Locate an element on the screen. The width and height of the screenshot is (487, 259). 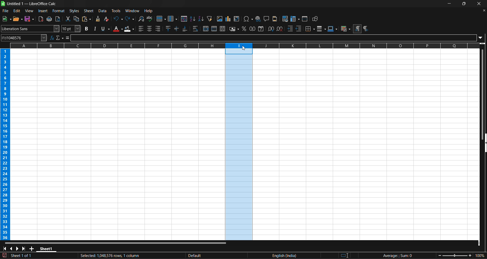
logo is located at coordinates (3, 4).